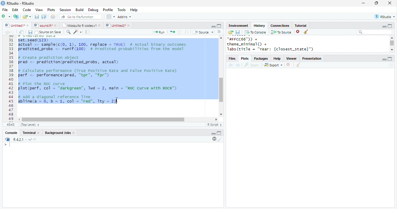 This screenshot has height=209, width=397. Describe the element at coordinates (115, 25) in the screenshot. I see `Untitled 2` at that location.